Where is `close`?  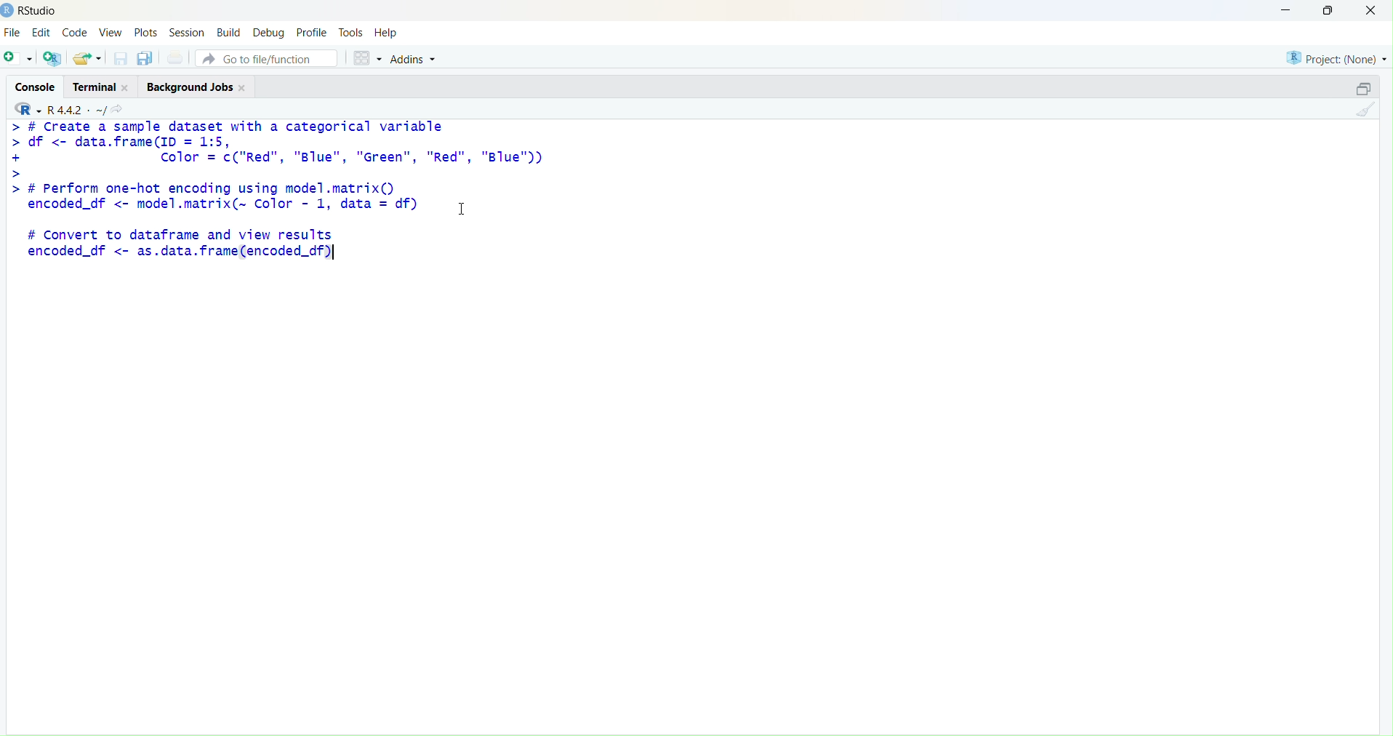
close is located at coordinates (127, 88).